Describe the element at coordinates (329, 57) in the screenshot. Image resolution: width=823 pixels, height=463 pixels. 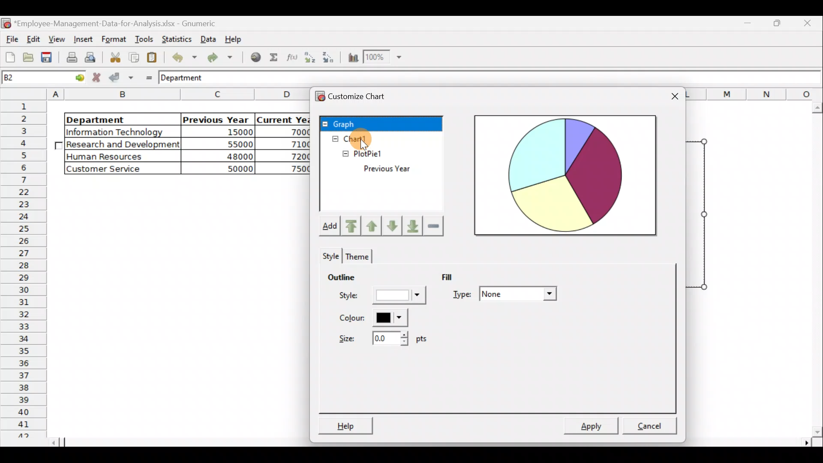
I see `Sort in descending order` at that location.